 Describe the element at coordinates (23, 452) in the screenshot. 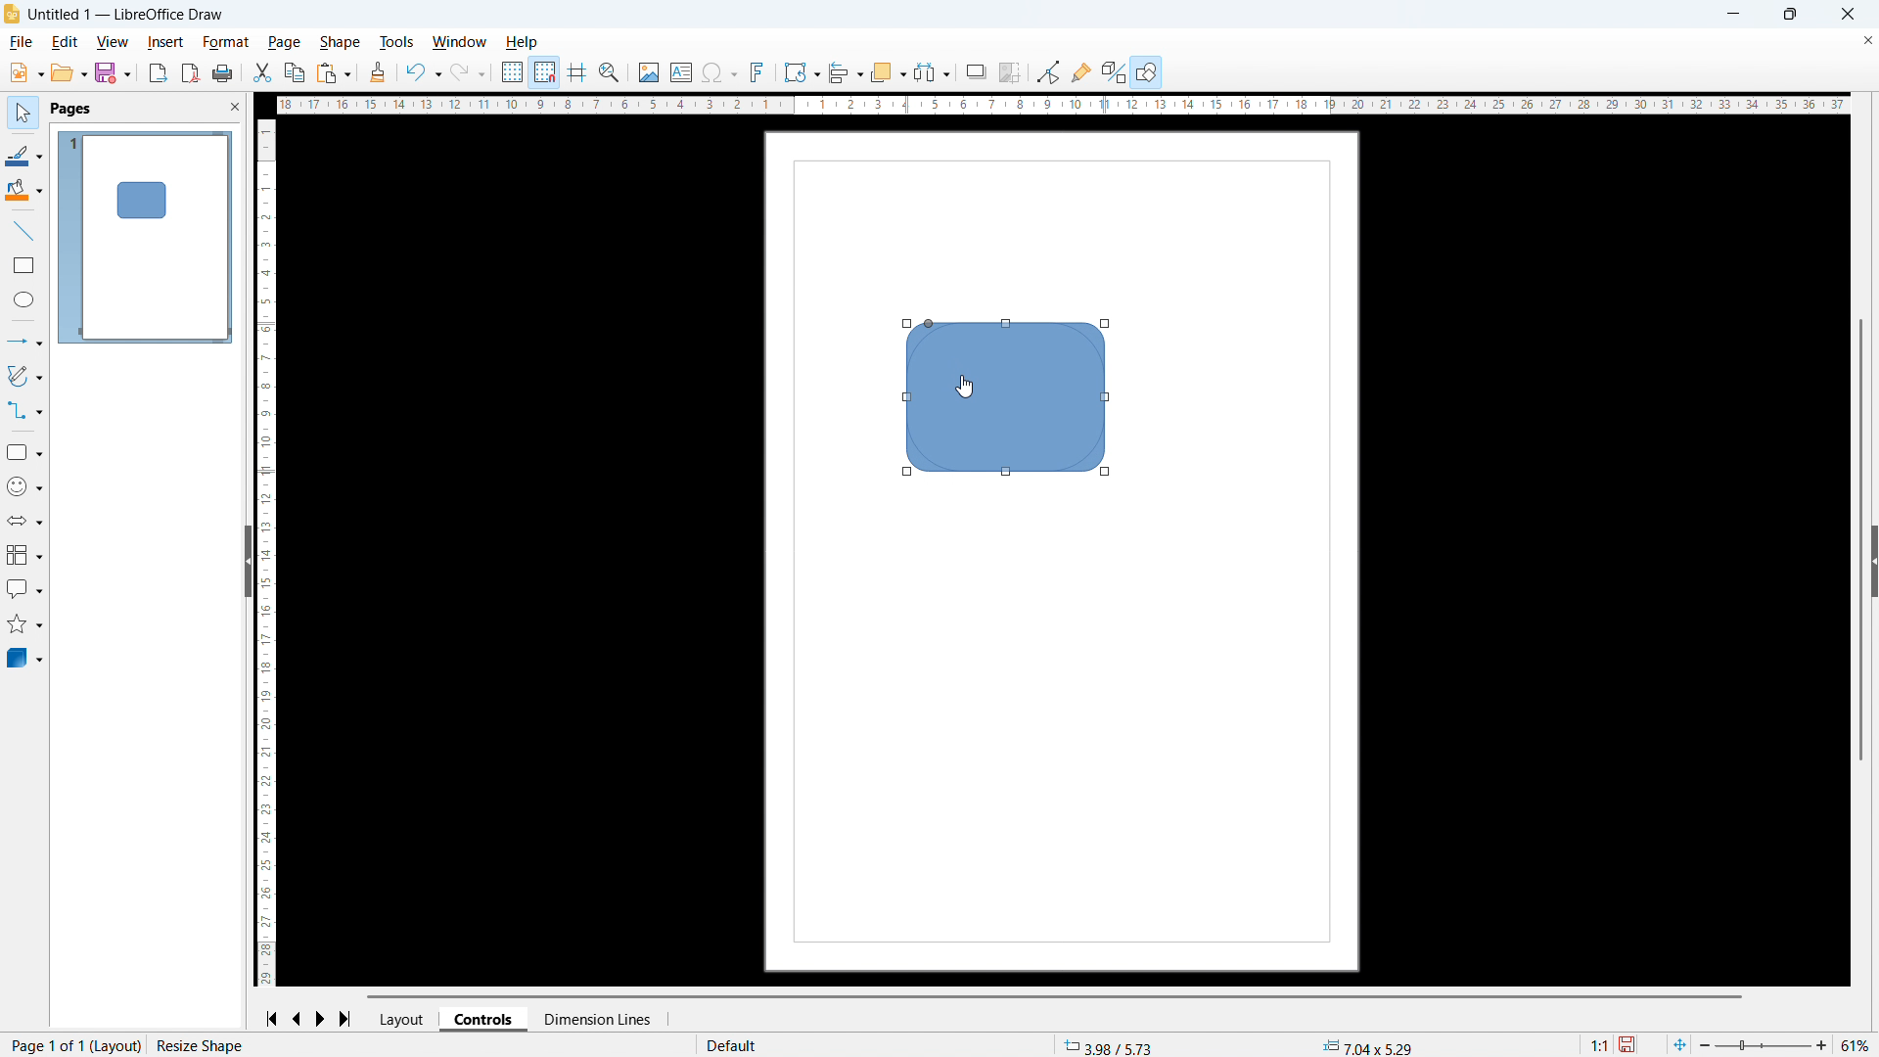

I see `Basic shapes ` at that location.